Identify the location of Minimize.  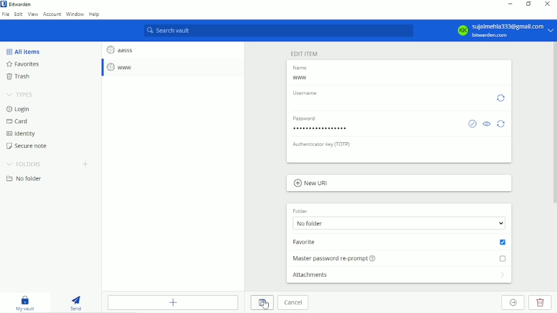
(512, 4).